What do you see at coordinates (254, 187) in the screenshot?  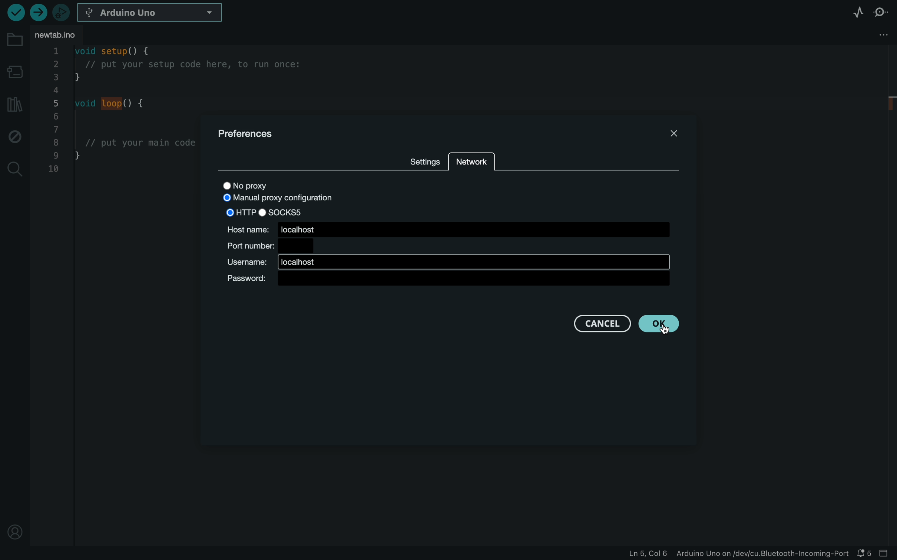 I see `no proxy` at bounding box center [254, 187].